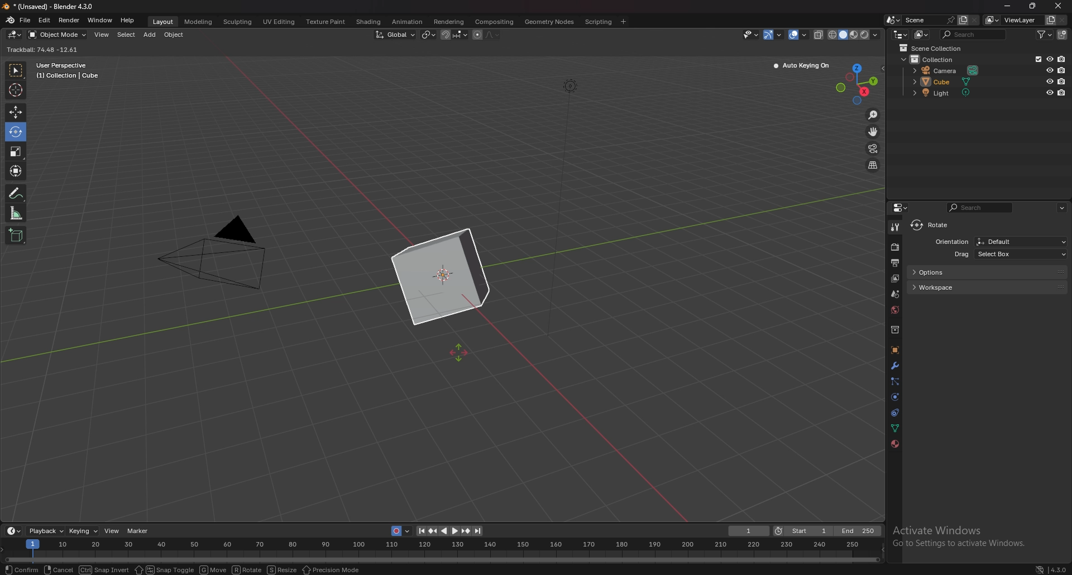  What do you see at coordinates (896, 293) in the screenshot?
I see `scene` at bounding box center [896, 293].